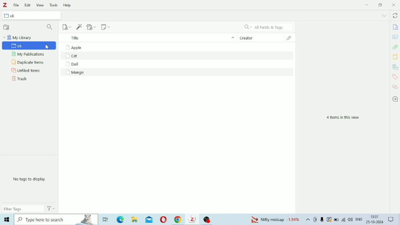  I want to click on 25-10-2024, so click(375, 222).